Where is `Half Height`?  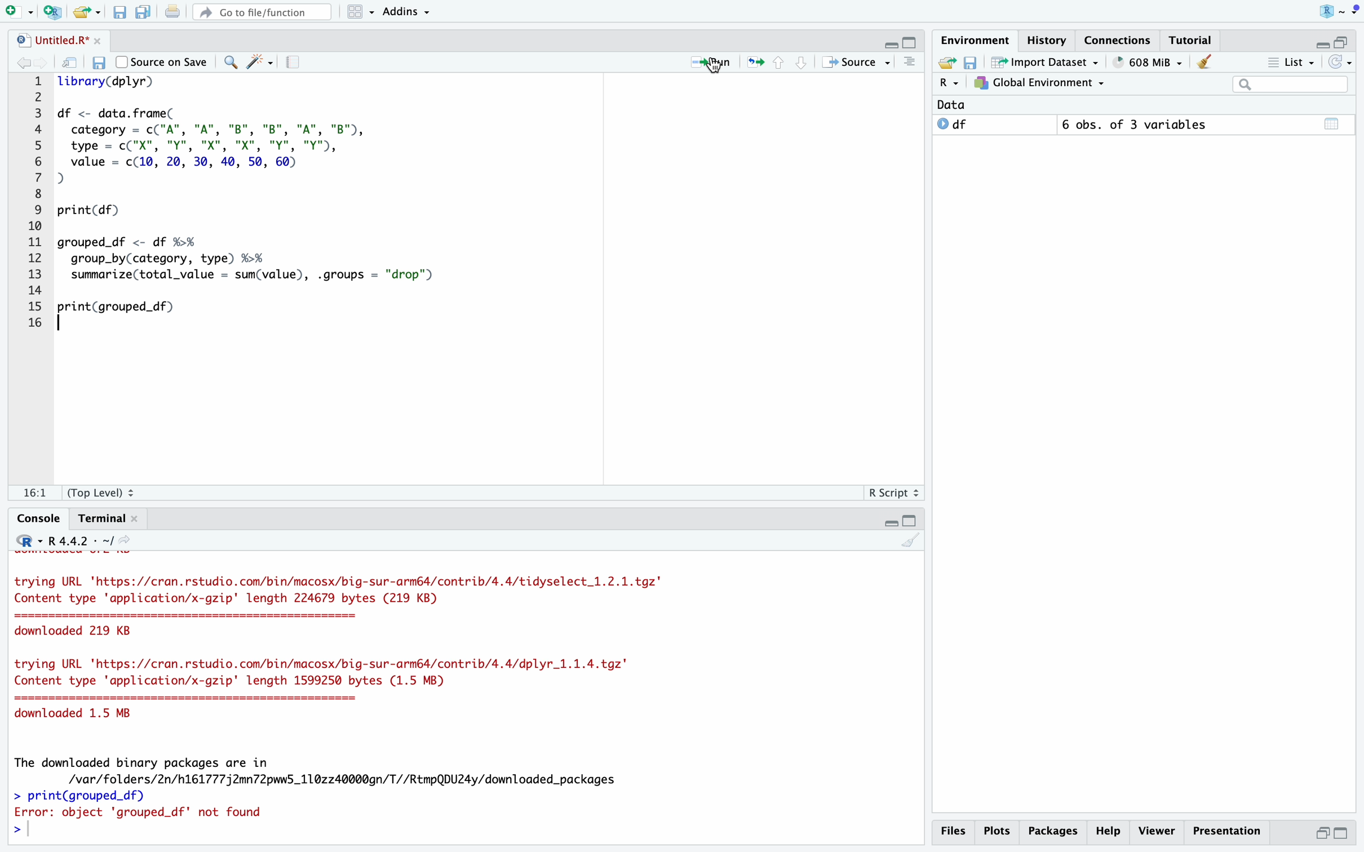 Half Height is located at coordinates (1344, 41).